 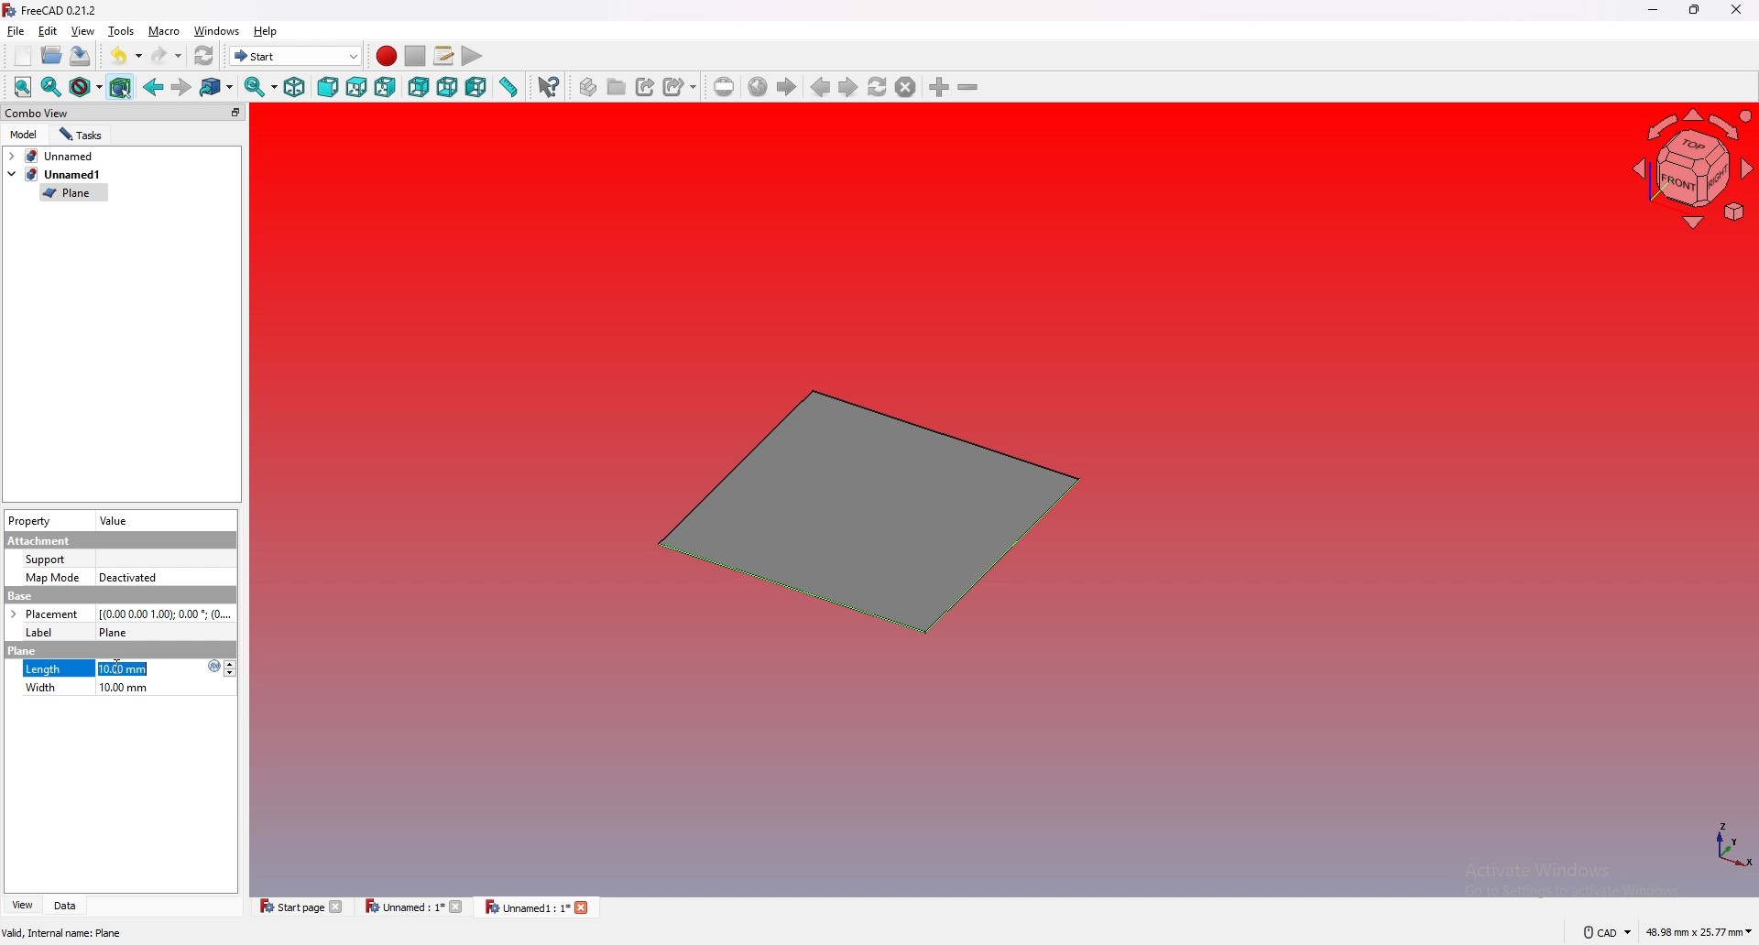 What do you see at coordinates (419, 88) in the screenshot?
I see `rear` at bounding box center [419, 88].